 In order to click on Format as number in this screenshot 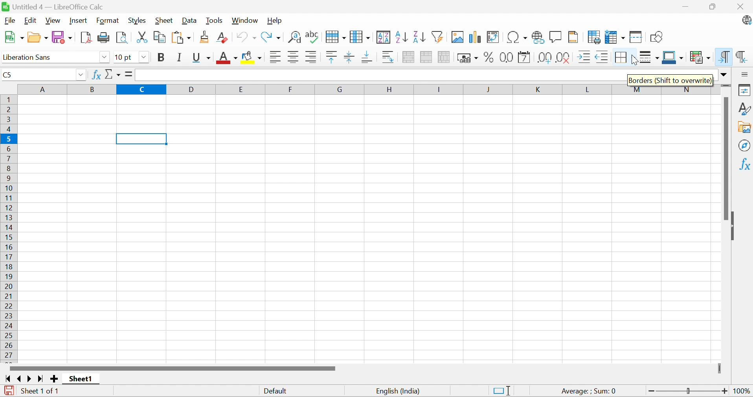, I will do `click(507, 57)`.